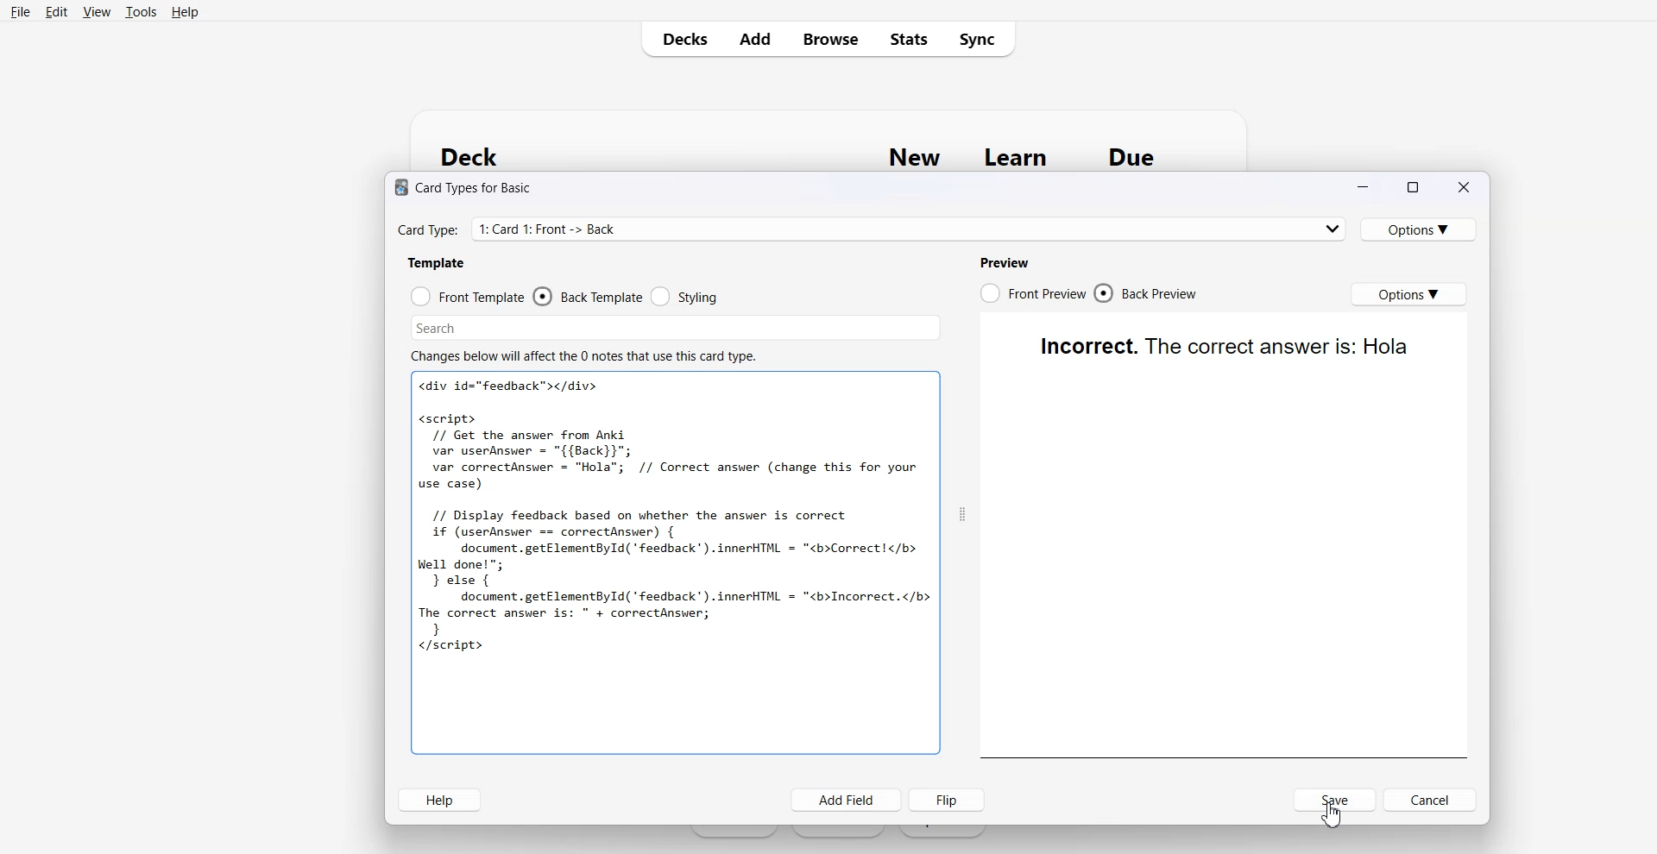 The height and width of the screenshot is (854, 1657). I want to click on Cancel, so click(1429, 800).